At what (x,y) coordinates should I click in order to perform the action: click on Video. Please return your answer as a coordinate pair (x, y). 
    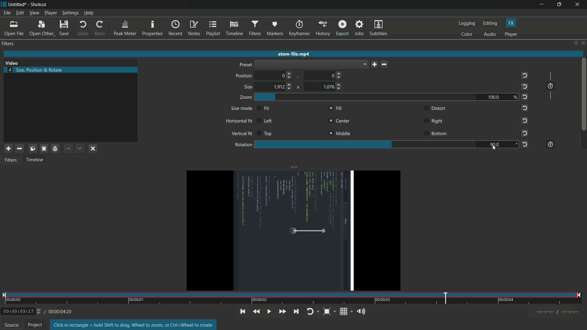
    Looking at the image, I should click on (15, 61).